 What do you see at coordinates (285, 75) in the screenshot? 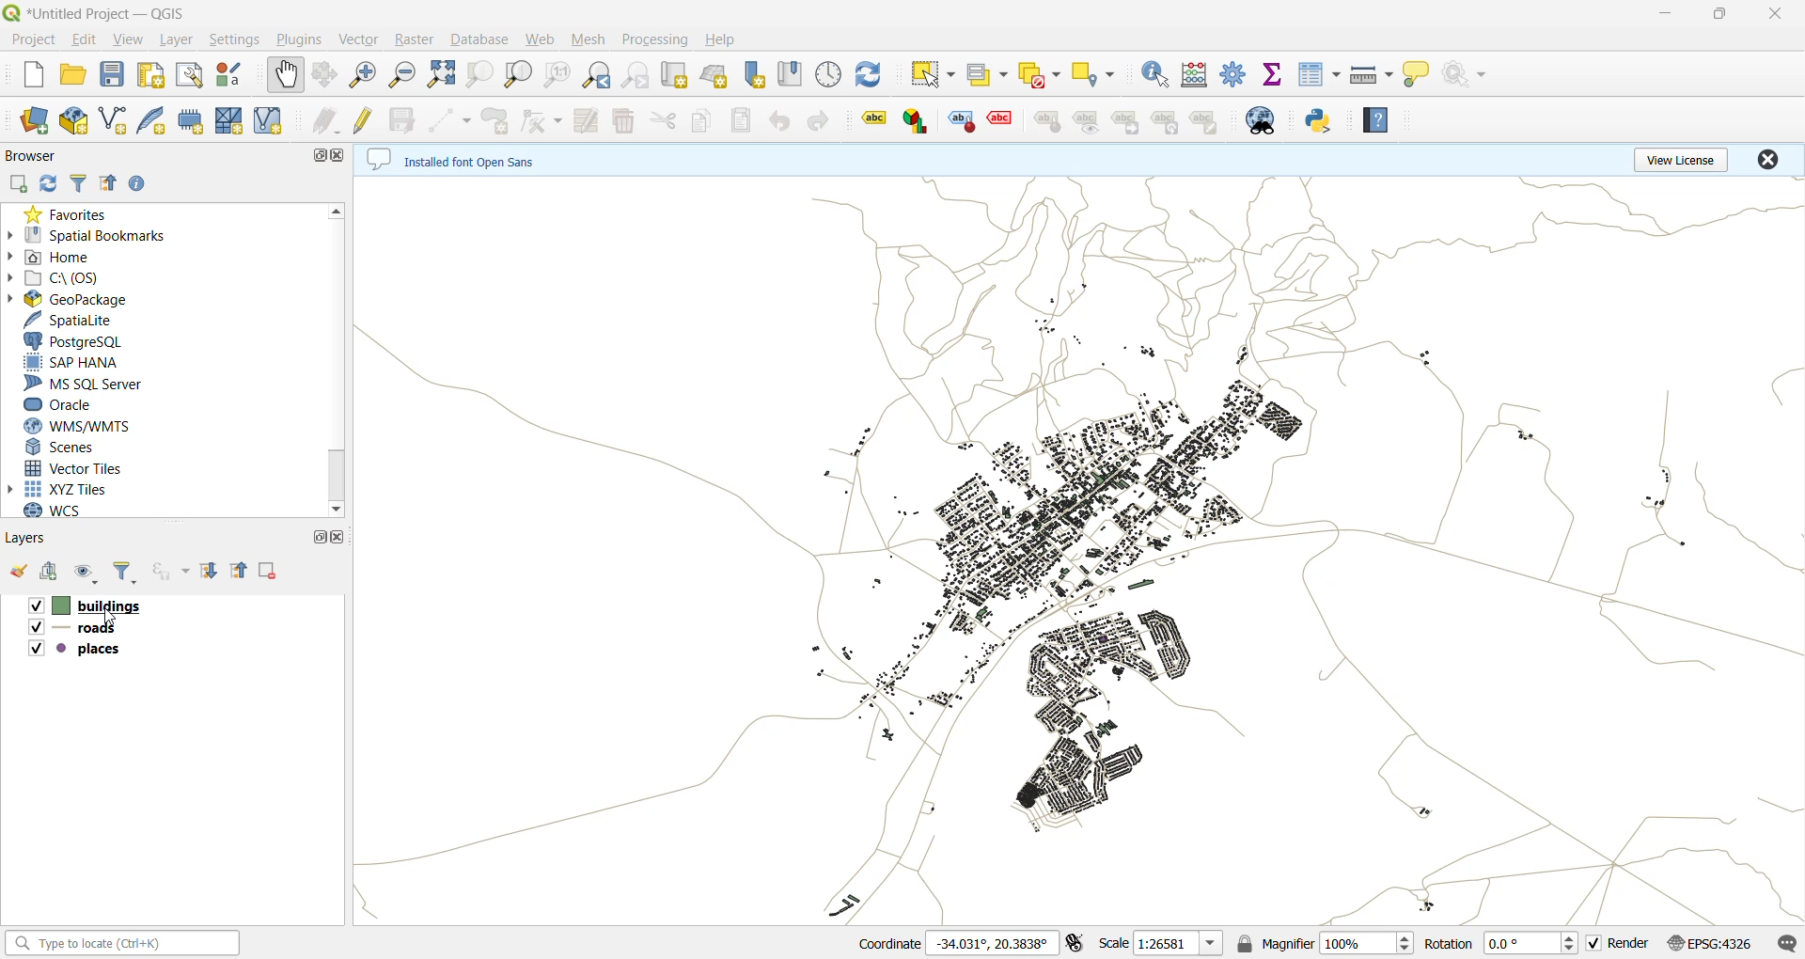
I see `pan map` at bounding box center [285, 75].